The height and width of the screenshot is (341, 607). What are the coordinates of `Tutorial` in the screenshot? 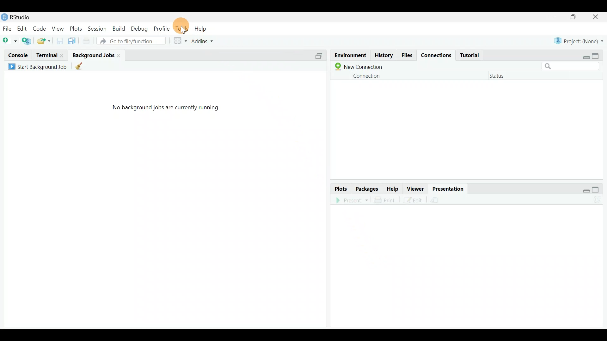 It's located at (471, 56).